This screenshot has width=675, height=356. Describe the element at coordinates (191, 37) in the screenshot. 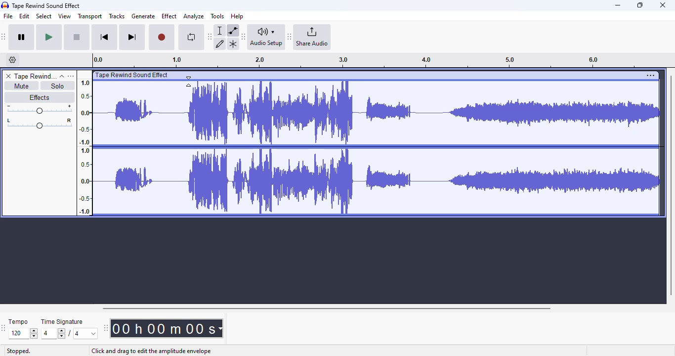

I see `enable looping` at that location.